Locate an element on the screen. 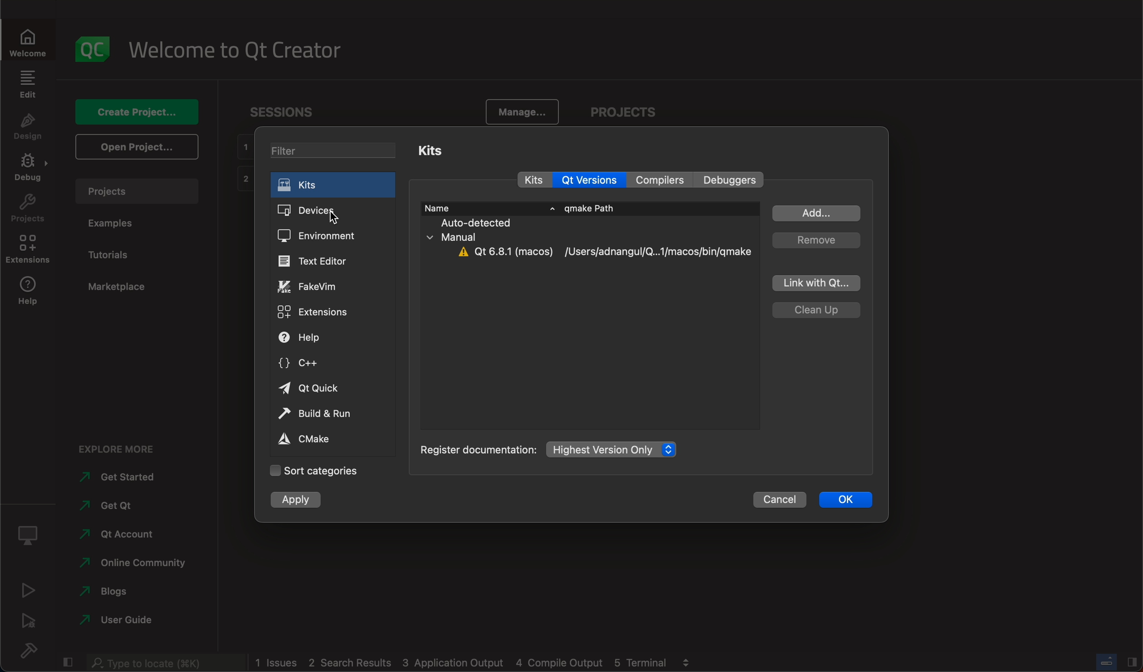 The height and width of the screenshot is (672, 1143). logo is located at coordinates (94, 47).